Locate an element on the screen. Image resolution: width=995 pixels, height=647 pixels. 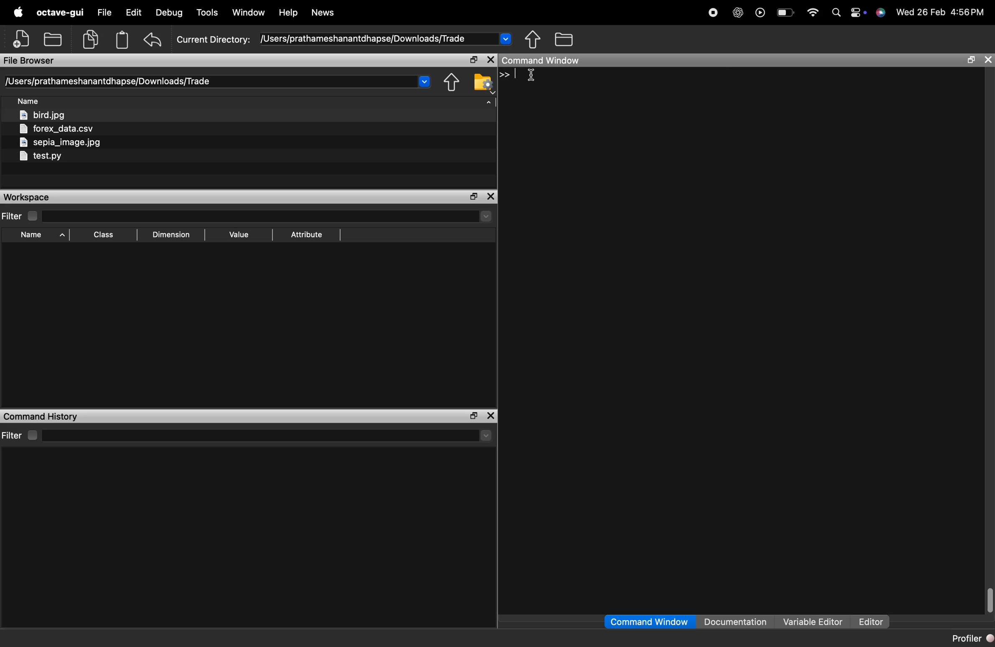
close is located at coordinates (492, 416).